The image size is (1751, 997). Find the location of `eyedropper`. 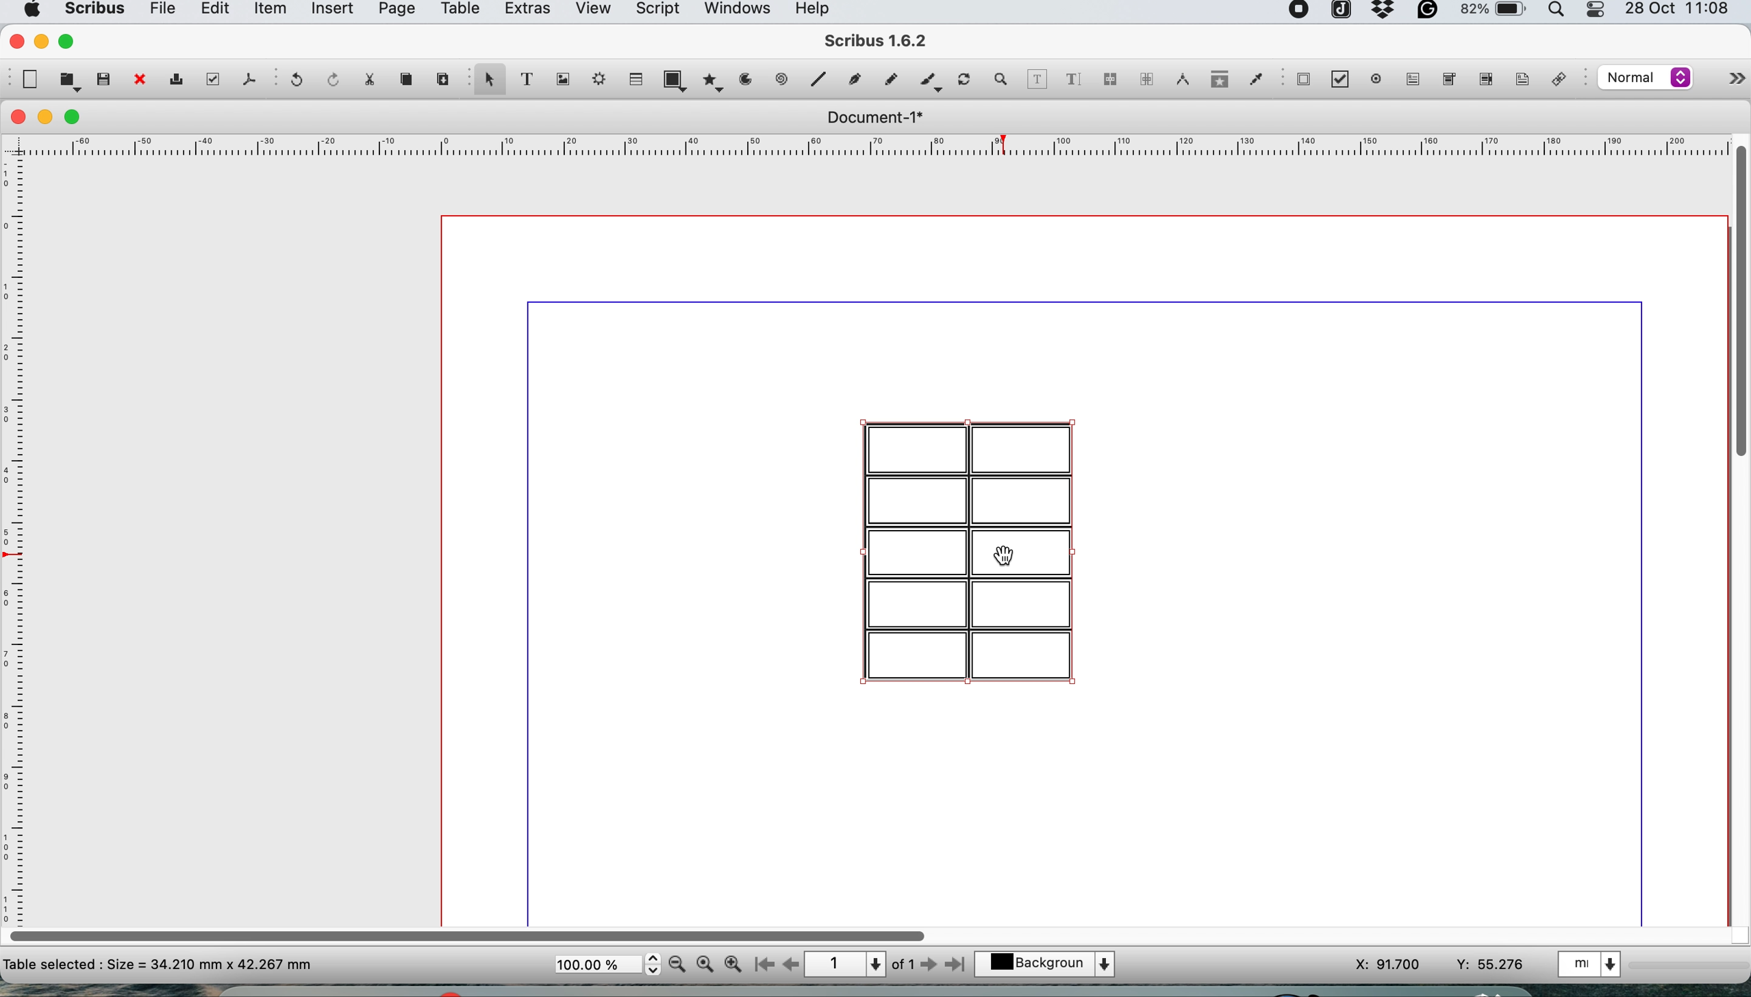

eyedropper is located at coordinates (1255, 81).